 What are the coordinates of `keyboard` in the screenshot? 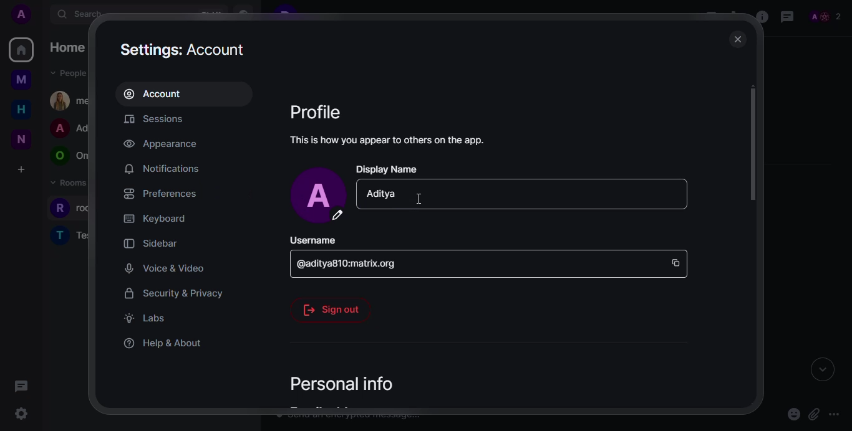 It's located at (155, 219).